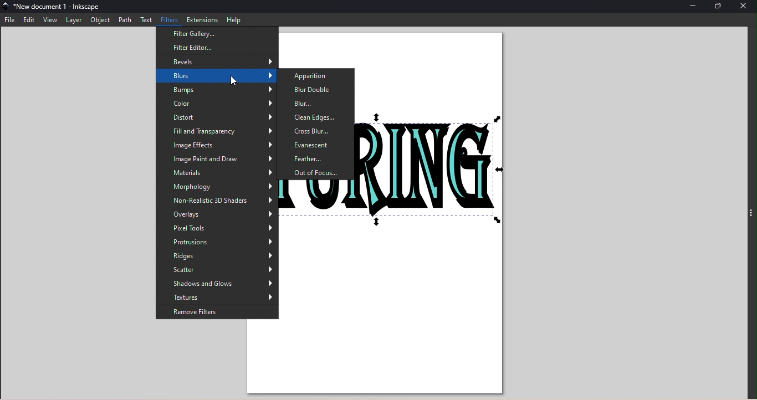 The width and height of the screenshot is (757, 400). Describe the element at coordinates (718, 7) in the screenshot. I see `Maximize` at that location.